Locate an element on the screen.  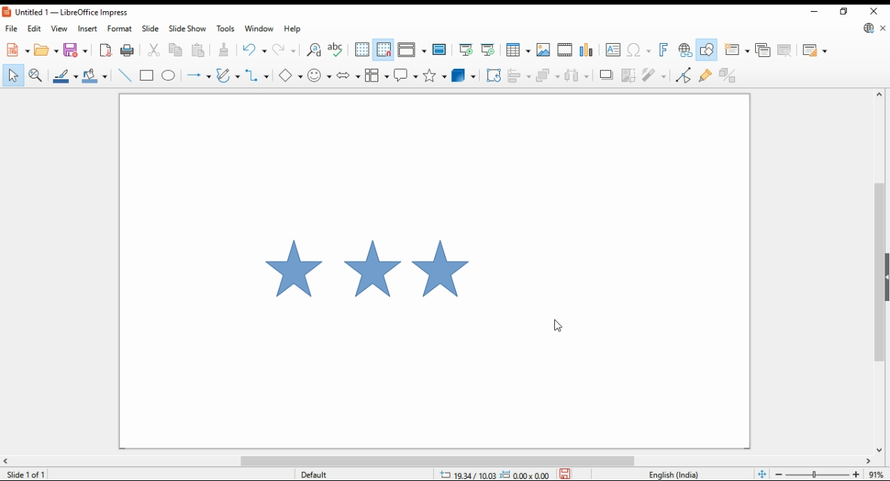
slide layout is located at coordinates (816, 51).